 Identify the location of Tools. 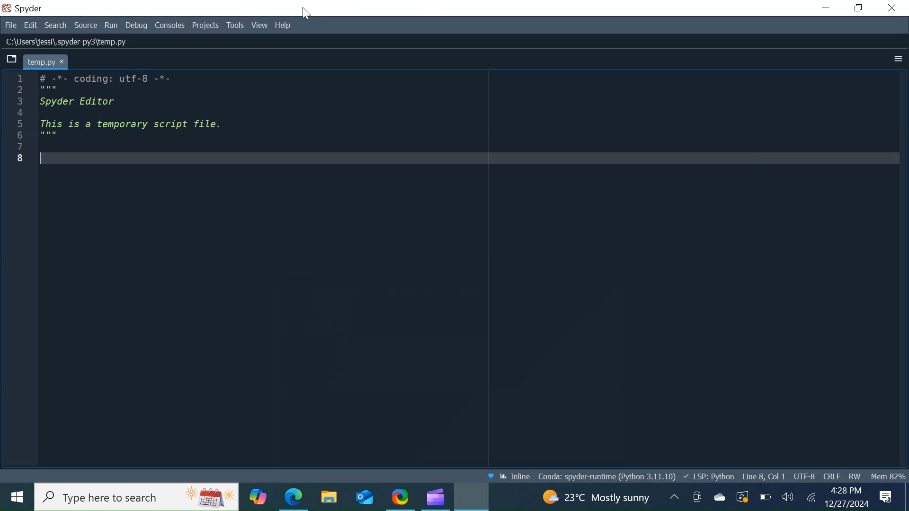
(235, 26).